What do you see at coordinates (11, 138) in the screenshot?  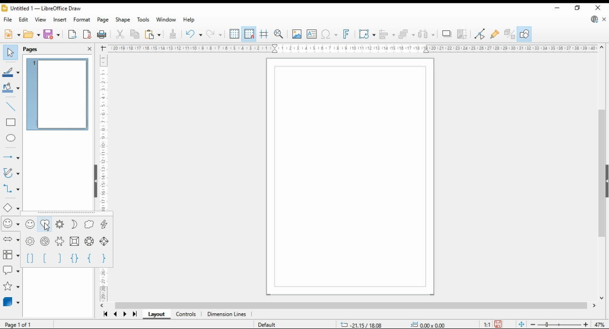 I see `ellipe` at bounding box center [11, 138].